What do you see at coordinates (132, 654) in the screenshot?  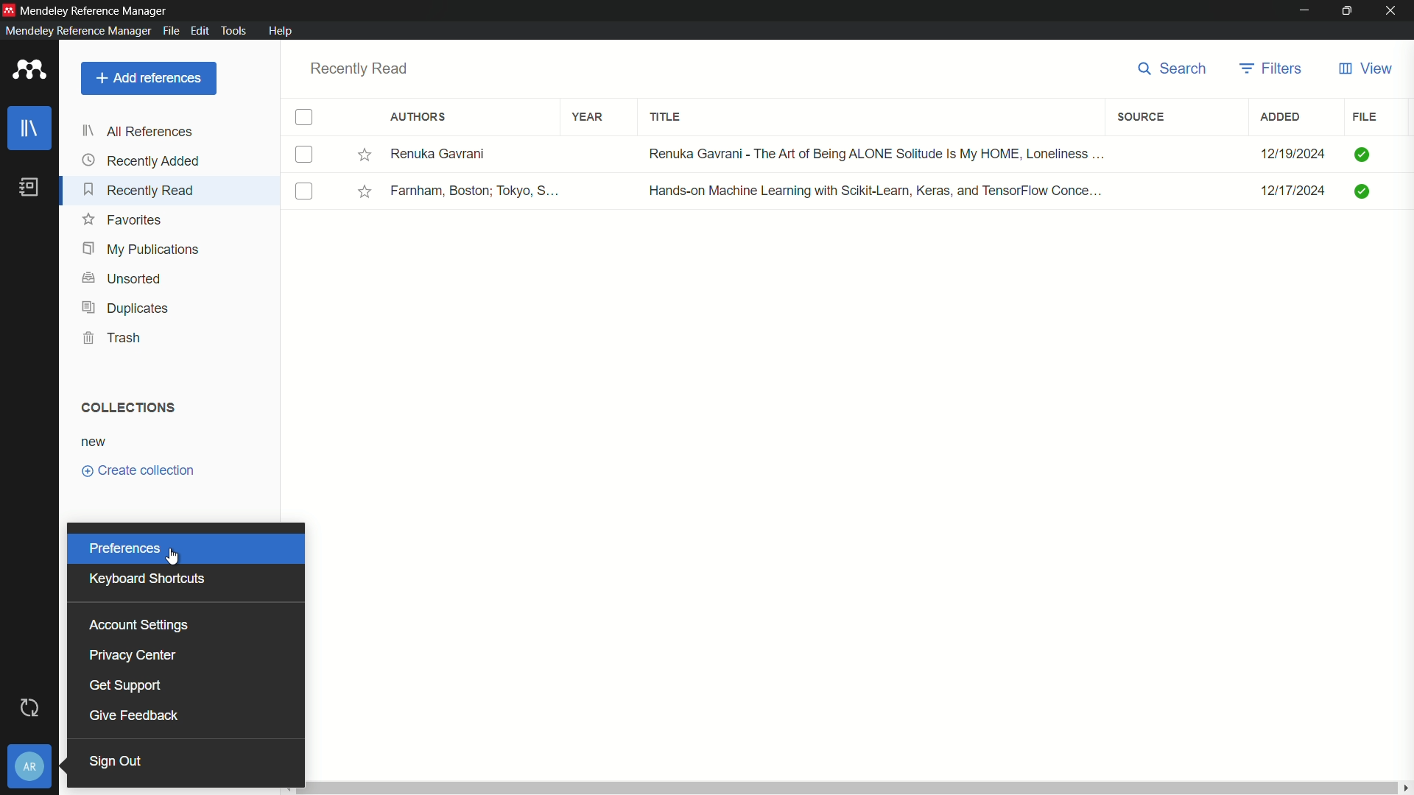 I see `privacy center` at bounding box center [132, 654].